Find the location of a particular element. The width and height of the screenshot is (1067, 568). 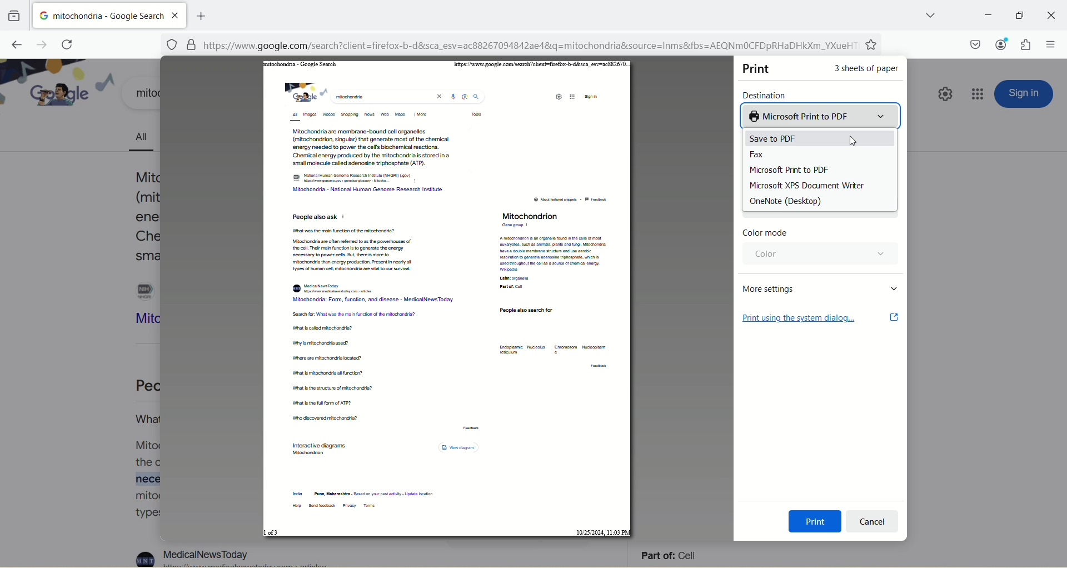

OneNote (Desktop) is located at coordinates (817, 202).